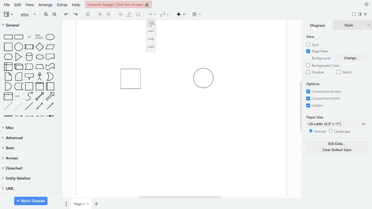 The height and width of the screenshot is (209, 372). What do you see at coordinates (40, 87) in the screenshot?
I see `vertical container` at bounding box center [40, 87].